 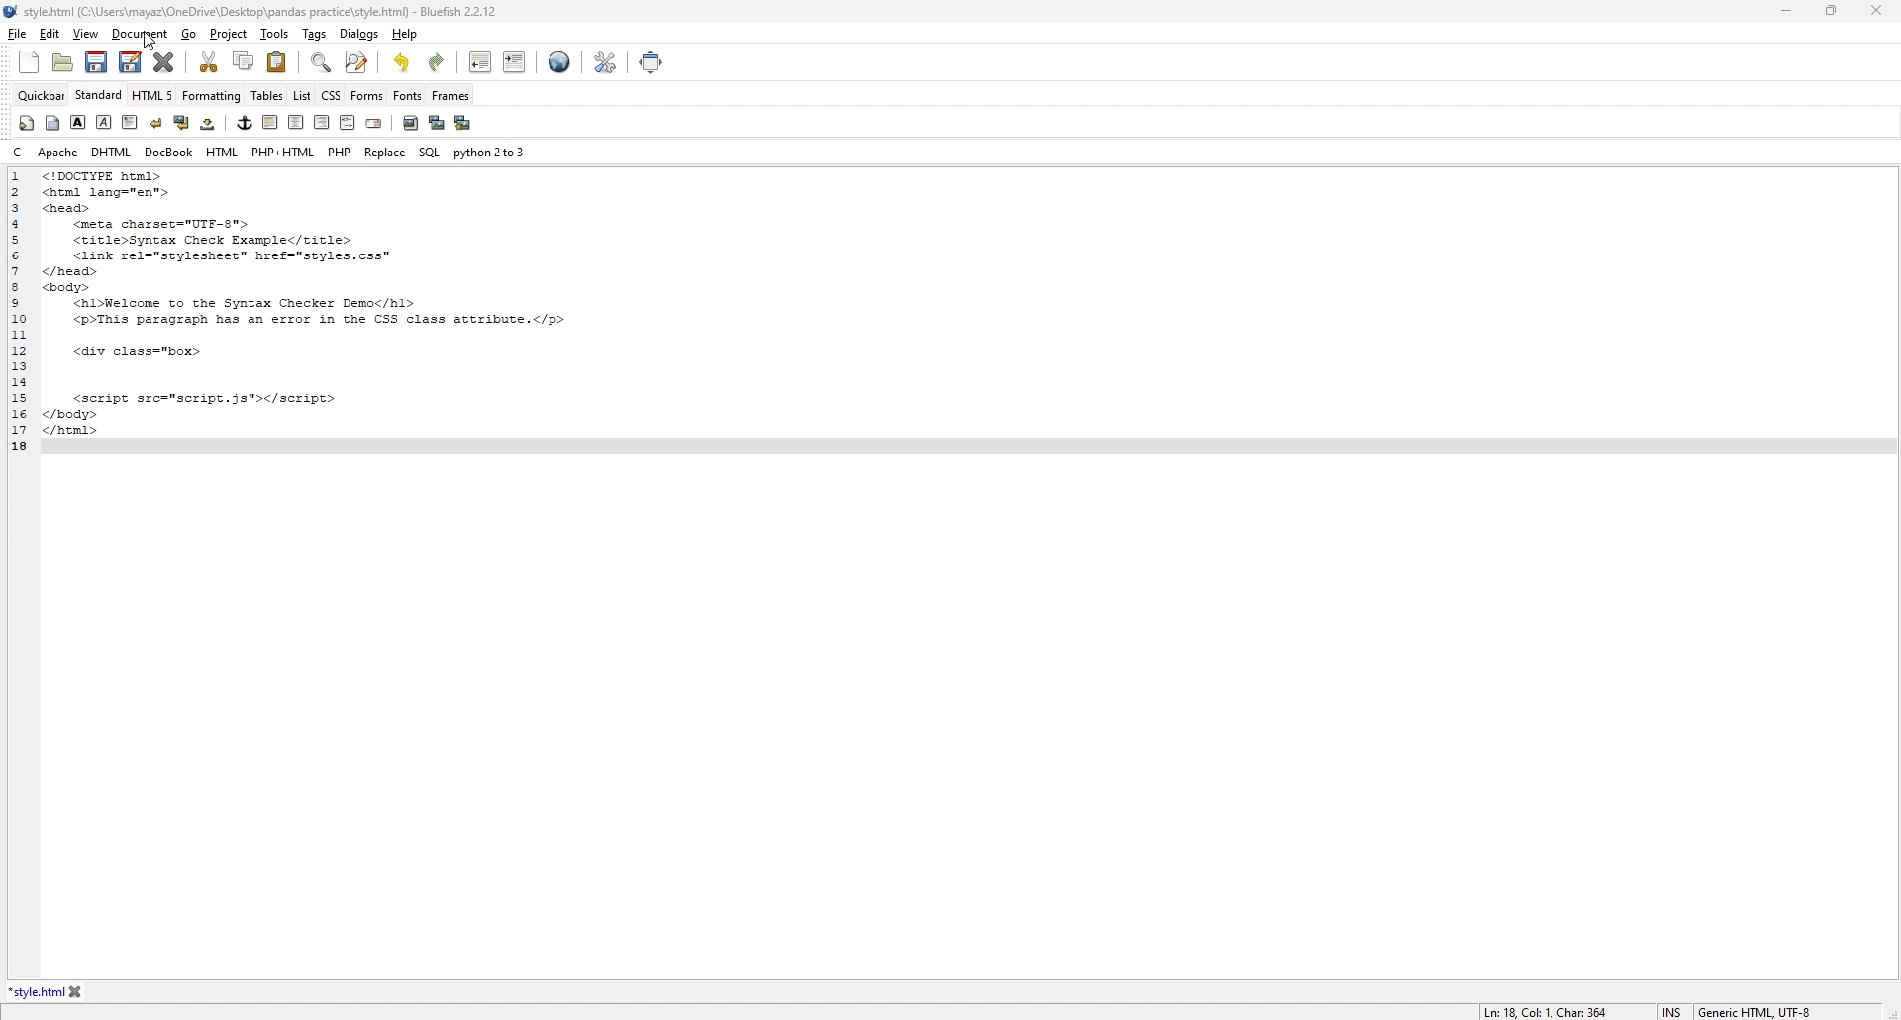 I want to click on php, so click(x=341, y=152).